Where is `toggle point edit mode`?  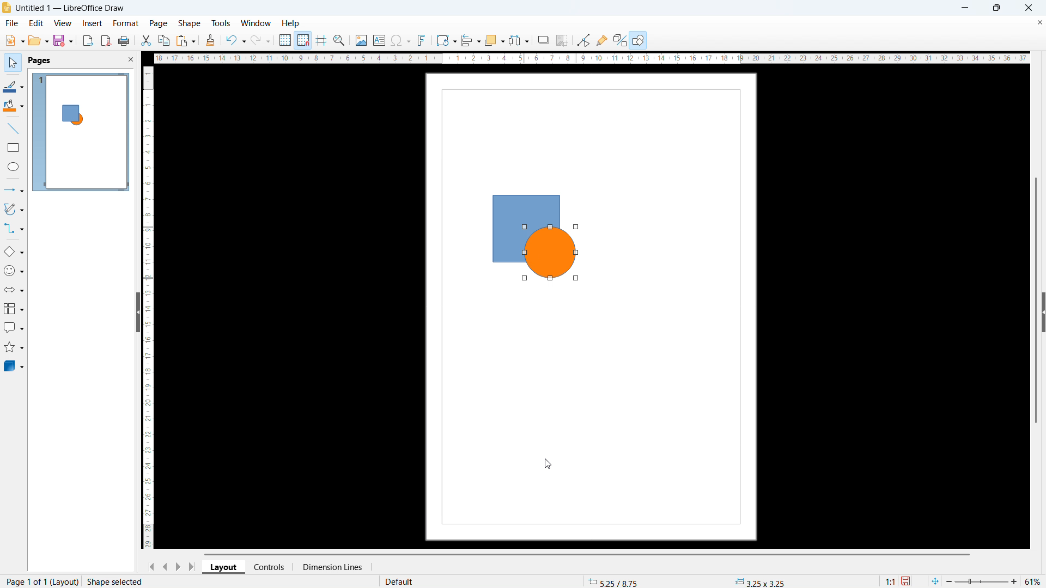
toggle point edit mode is located at coordinates (584, 40).